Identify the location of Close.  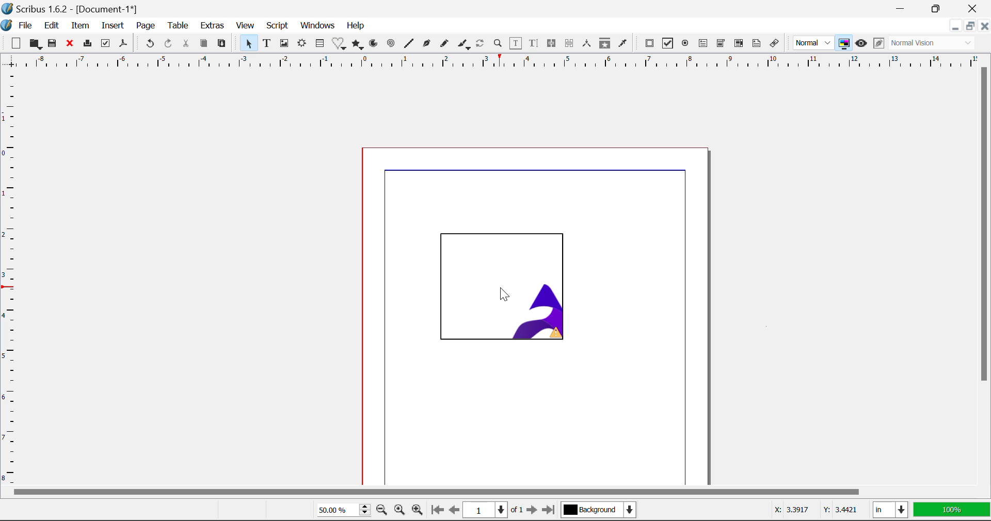
(985, 26).